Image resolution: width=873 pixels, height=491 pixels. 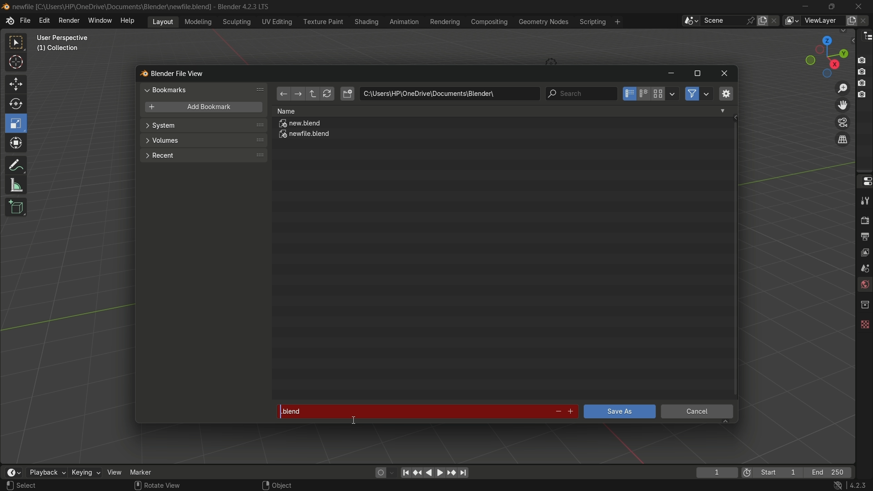 What do you see at coordinates (17, 43) in the screenshot?
I see `select box` at bounding box center [17, 43].